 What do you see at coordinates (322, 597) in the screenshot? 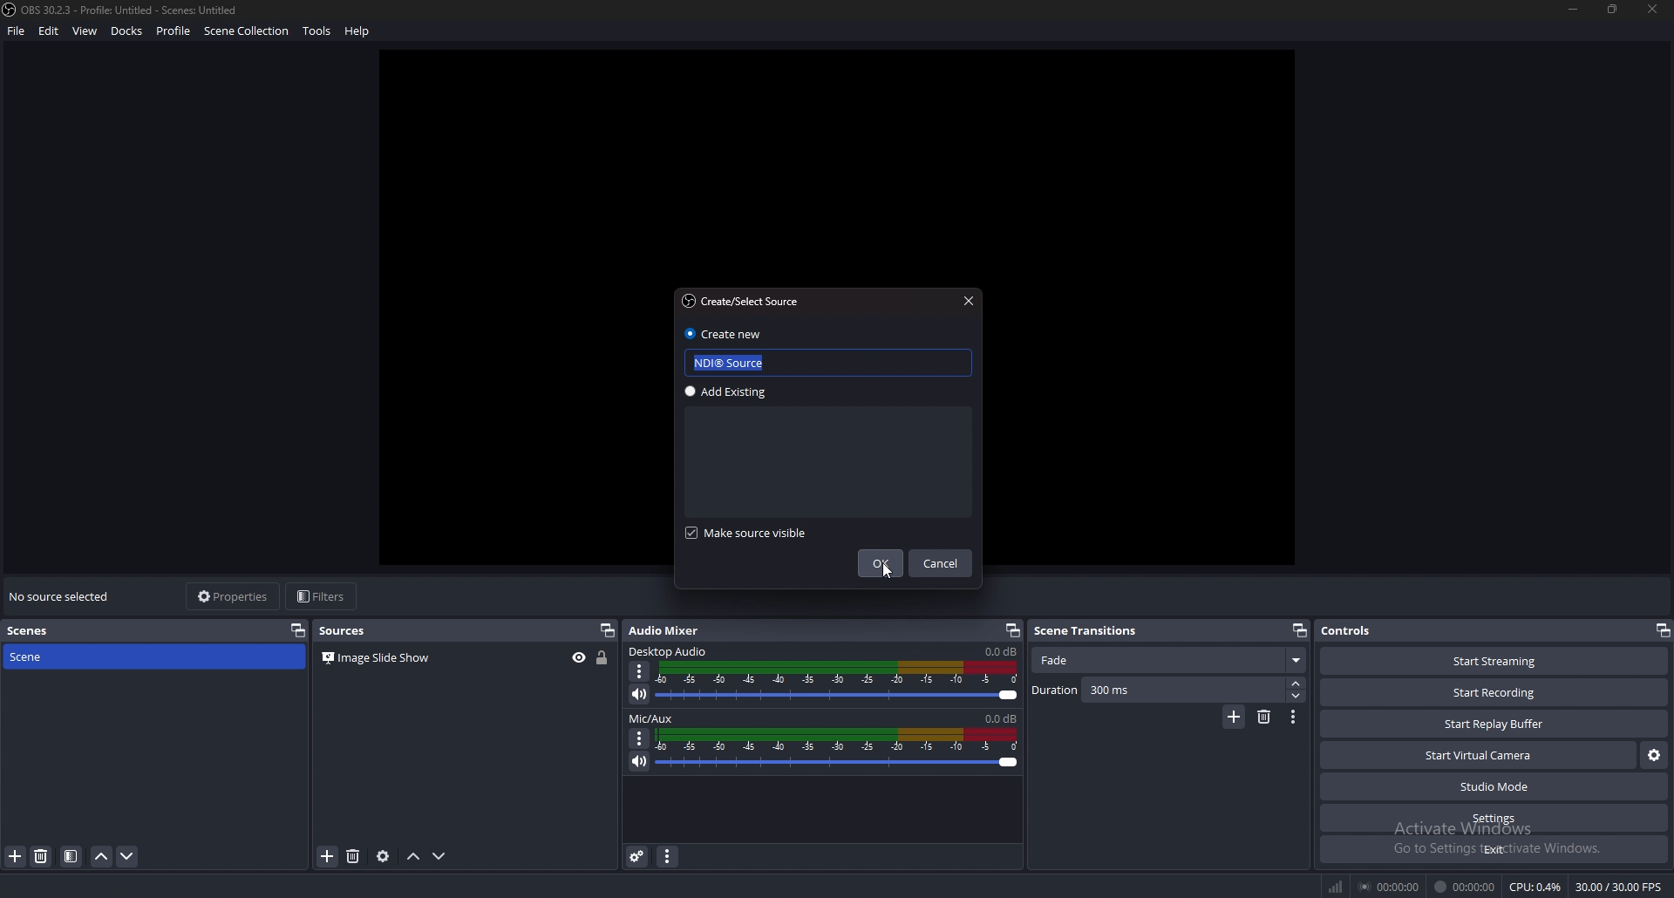
I see `filters` at bounding box center [322, 597].